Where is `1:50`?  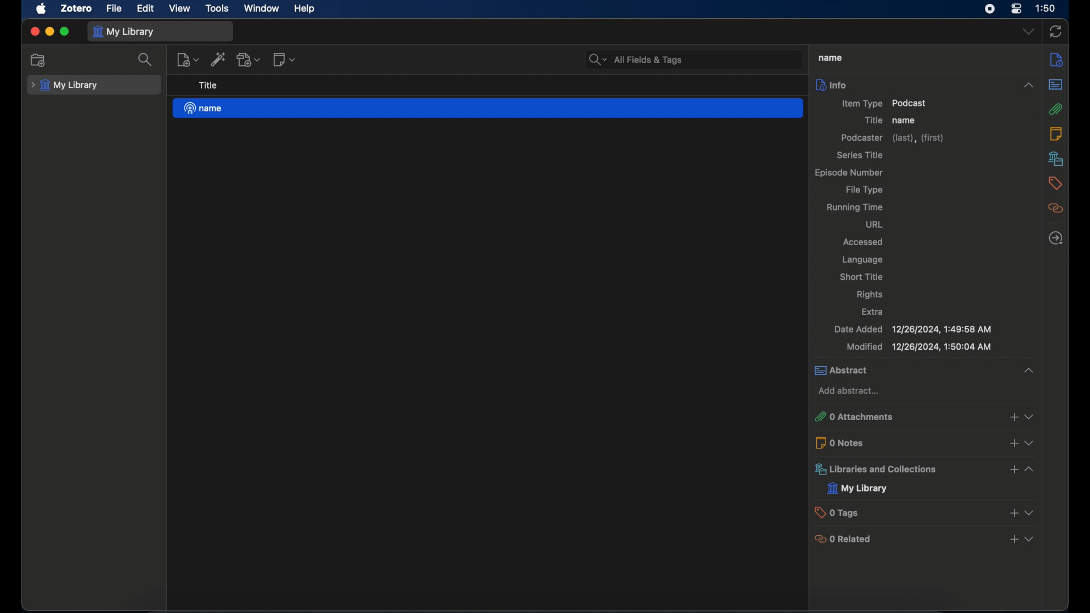
1:50 is located at coordinates (1046, 7).